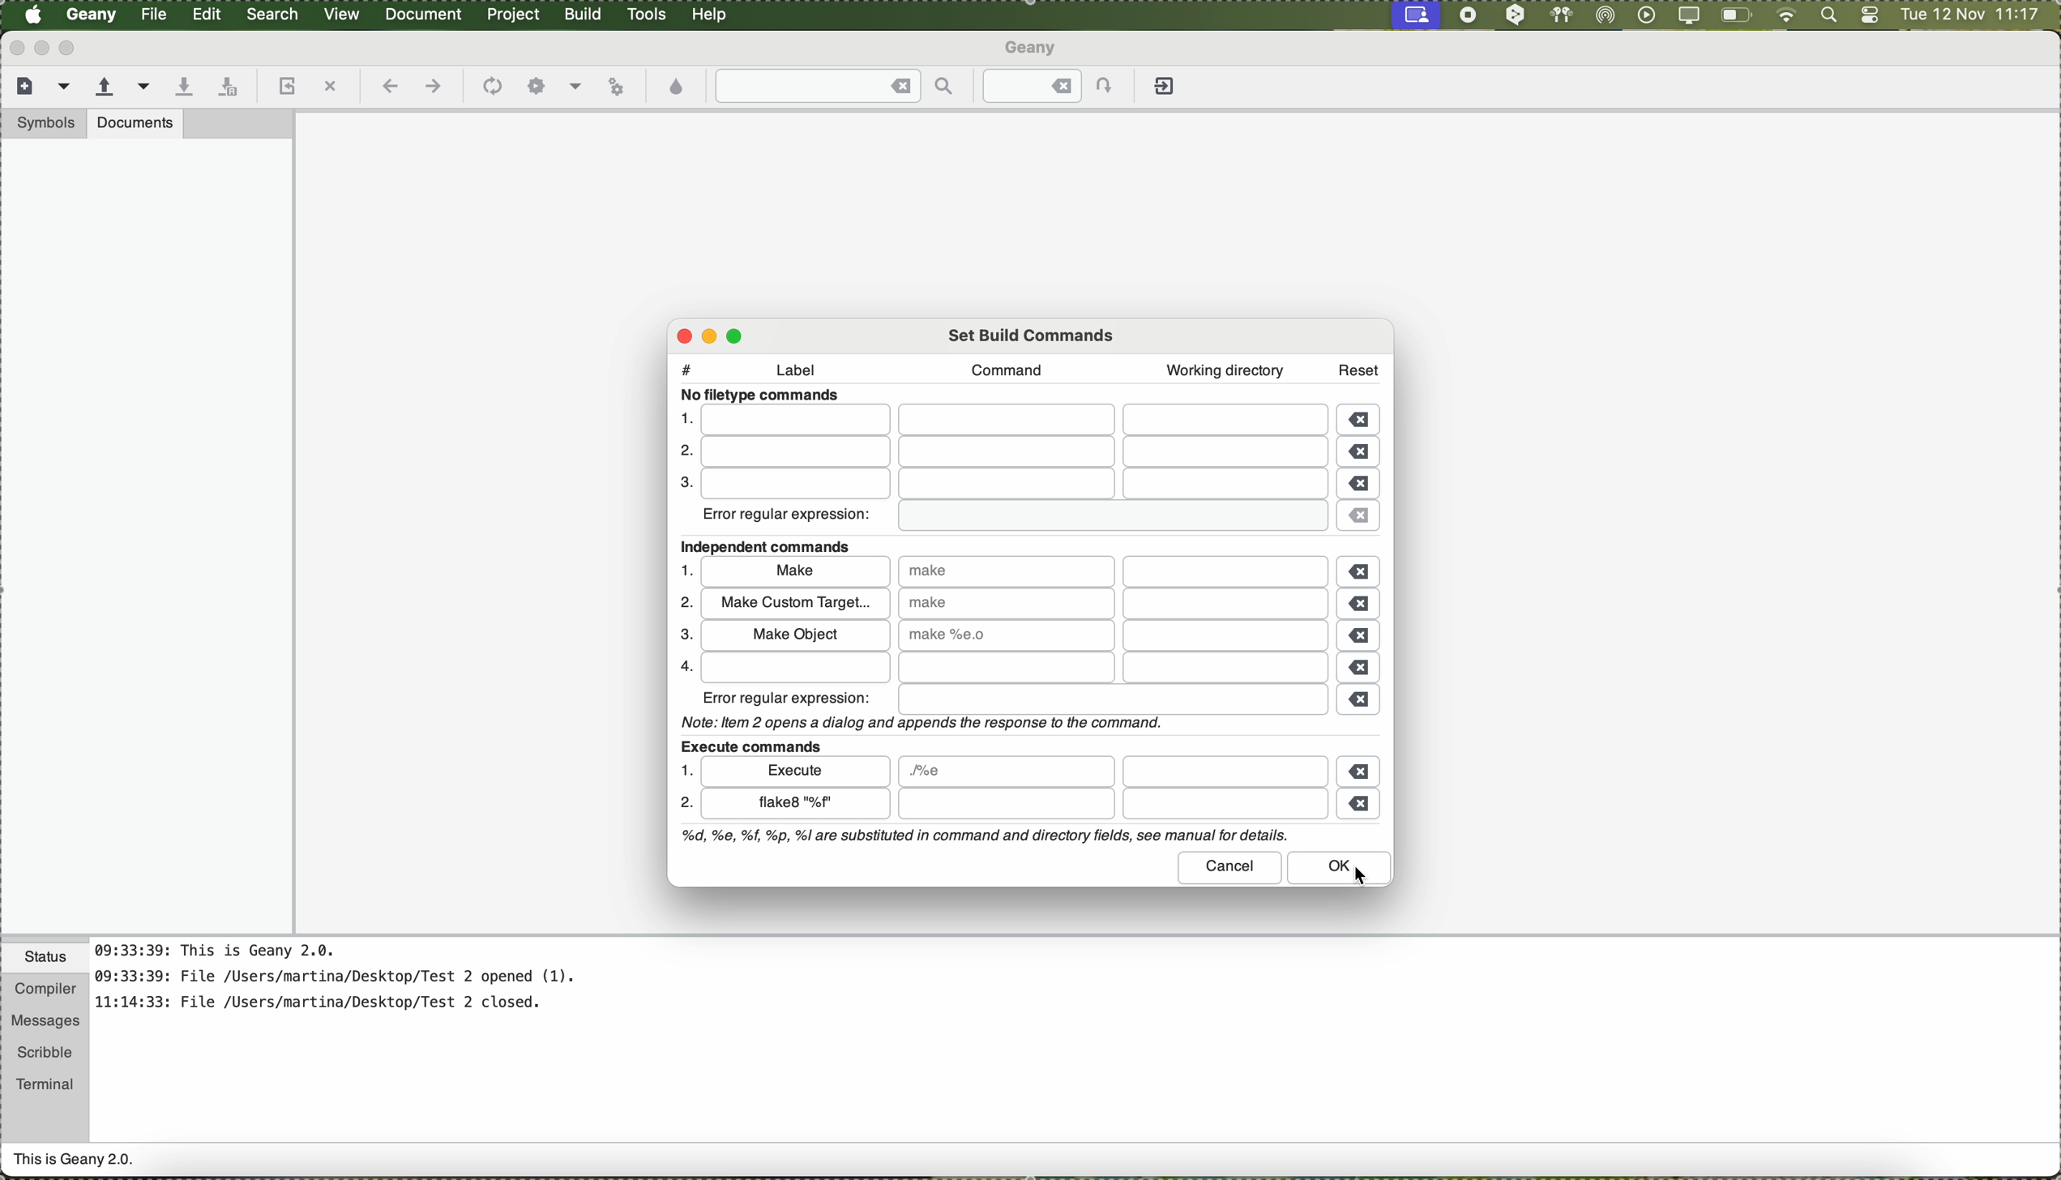  What do you see at coordinates (678, 336) in the screenshot?
I see `close pop-up` at bounding box center [678, 336].